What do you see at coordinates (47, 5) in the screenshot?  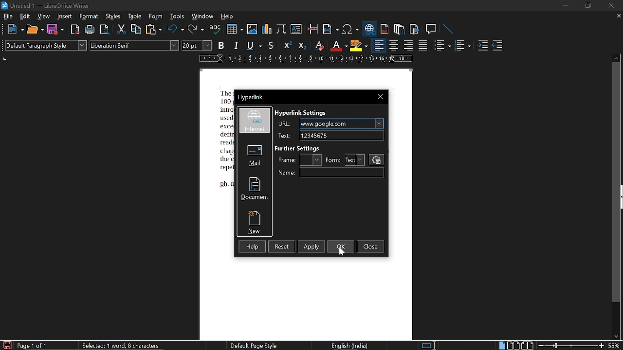 I see `Untitled 1- LibreOffice Writer` at bounding box center [47, 5].